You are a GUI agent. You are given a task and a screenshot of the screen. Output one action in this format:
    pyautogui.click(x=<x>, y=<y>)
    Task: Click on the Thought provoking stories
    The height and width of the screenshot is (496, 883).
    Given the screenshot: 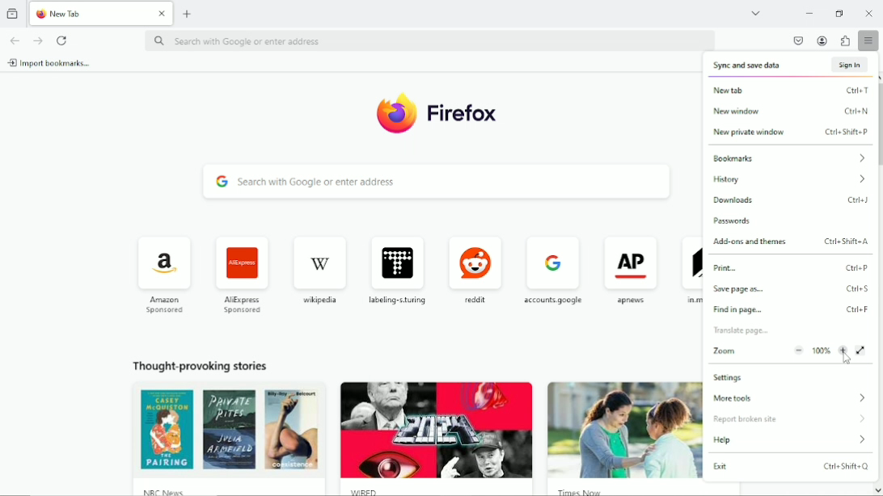 What is the action you would take?
    pyautogui.click(x=183, y=365)
    